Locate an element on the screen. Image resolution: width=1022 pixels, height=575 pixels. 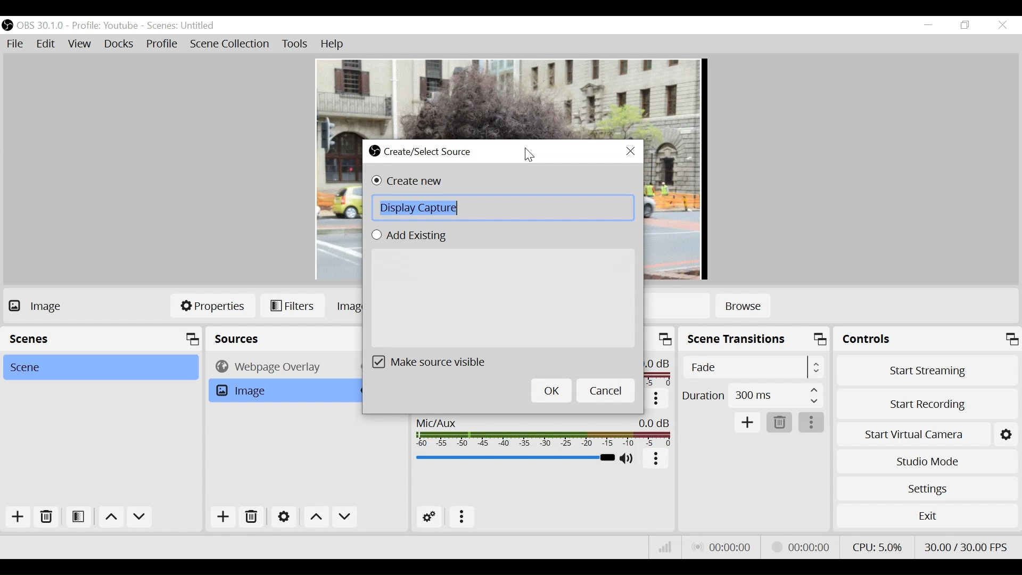
Mic/Audio is located at coordinates (542, 432).